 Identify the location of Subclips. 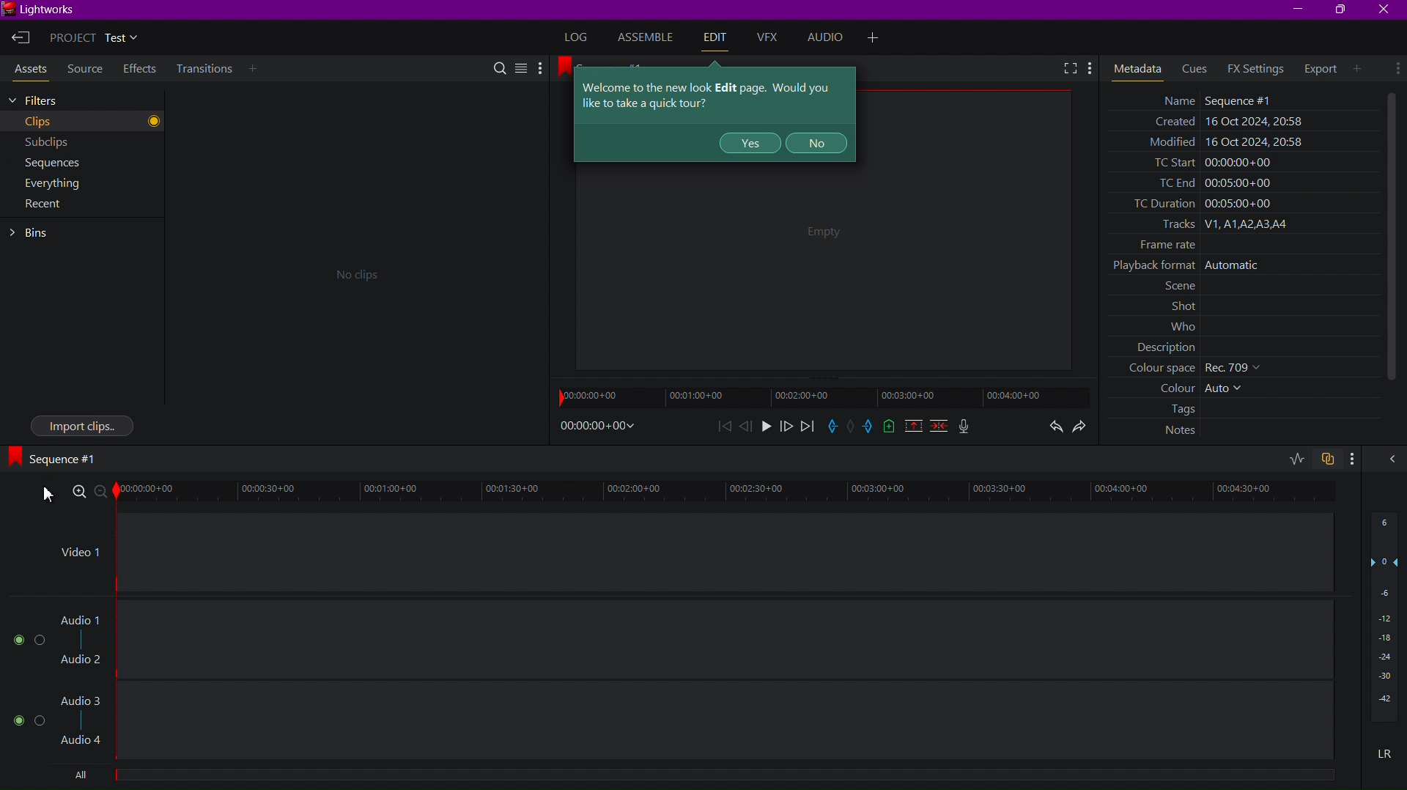
(40, 143).